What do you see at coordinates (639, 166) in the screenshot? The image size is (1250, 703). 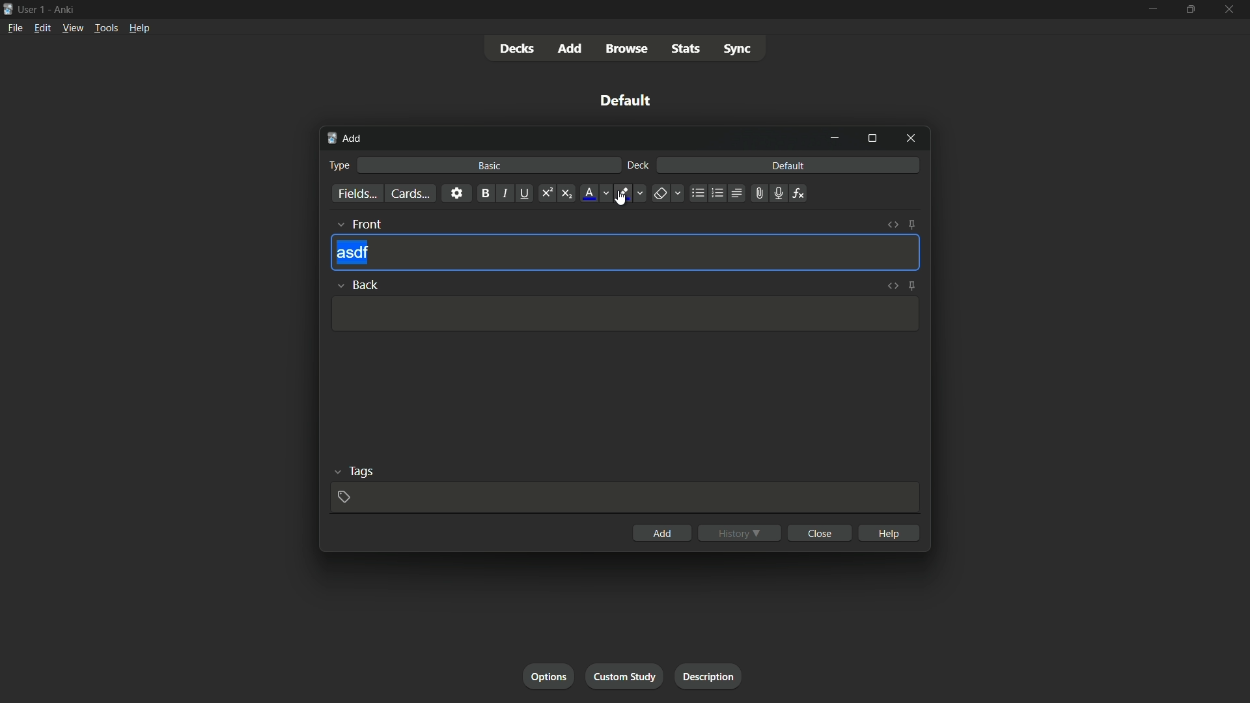 I see `deck` at bounding box center [639, 166].